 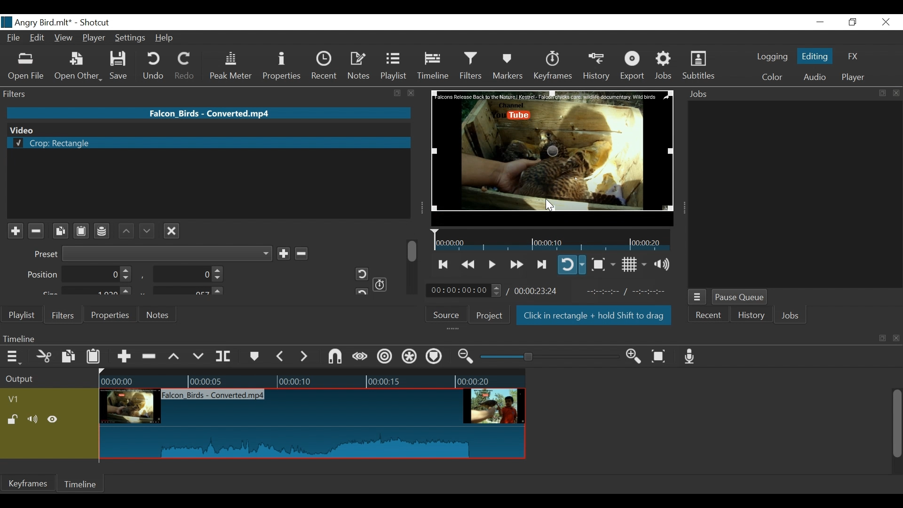 What do you see at coordinates (633, 66) in the screenshot?
I see `Export` at bounding box center [633, 66].